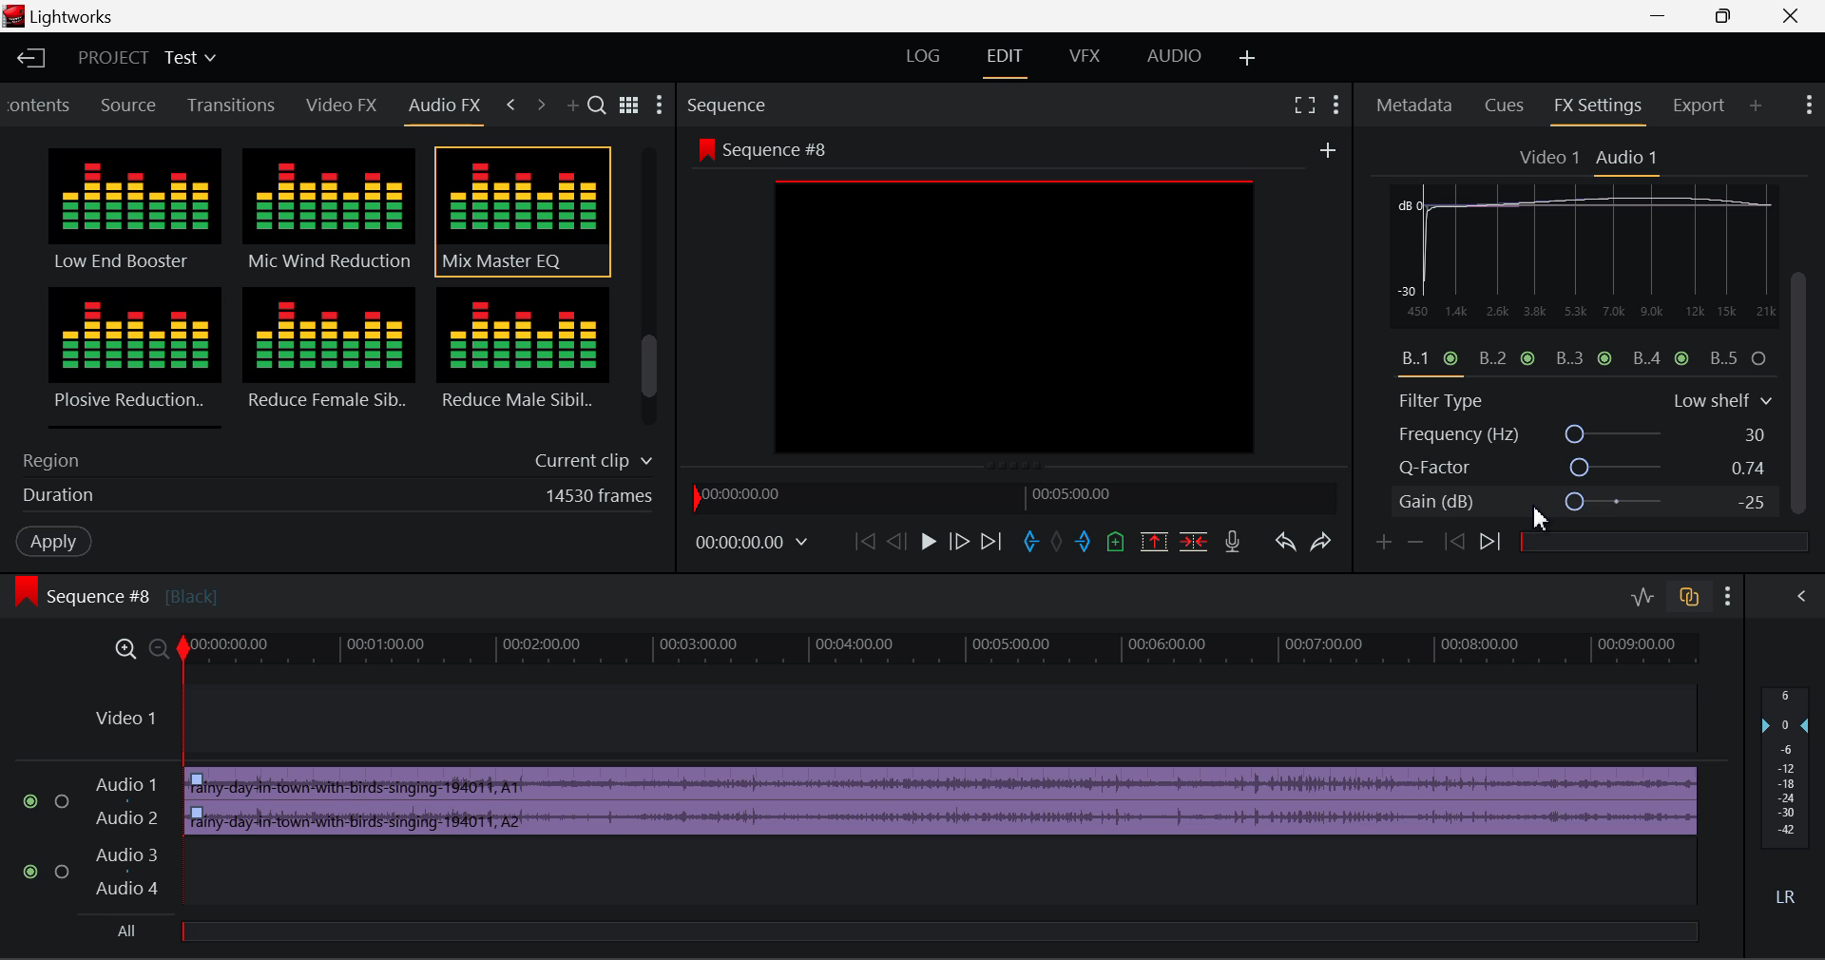  Describe the element at coordinates (945, 651) in the screenshot. I see `Project Timeline` at that location.